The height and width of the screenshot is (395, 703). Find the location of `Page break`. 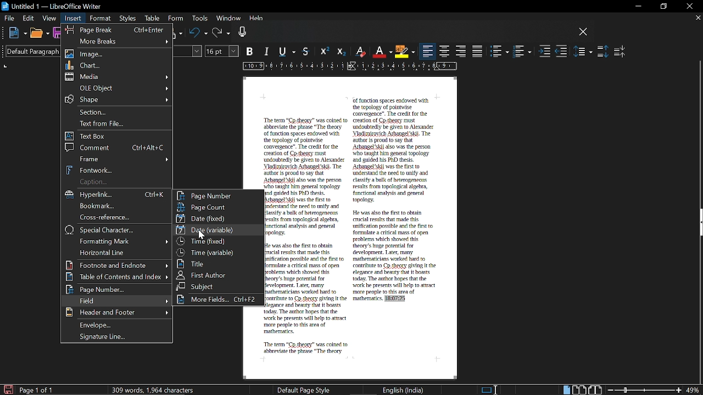

Page break is located at coordinates (115, 29).